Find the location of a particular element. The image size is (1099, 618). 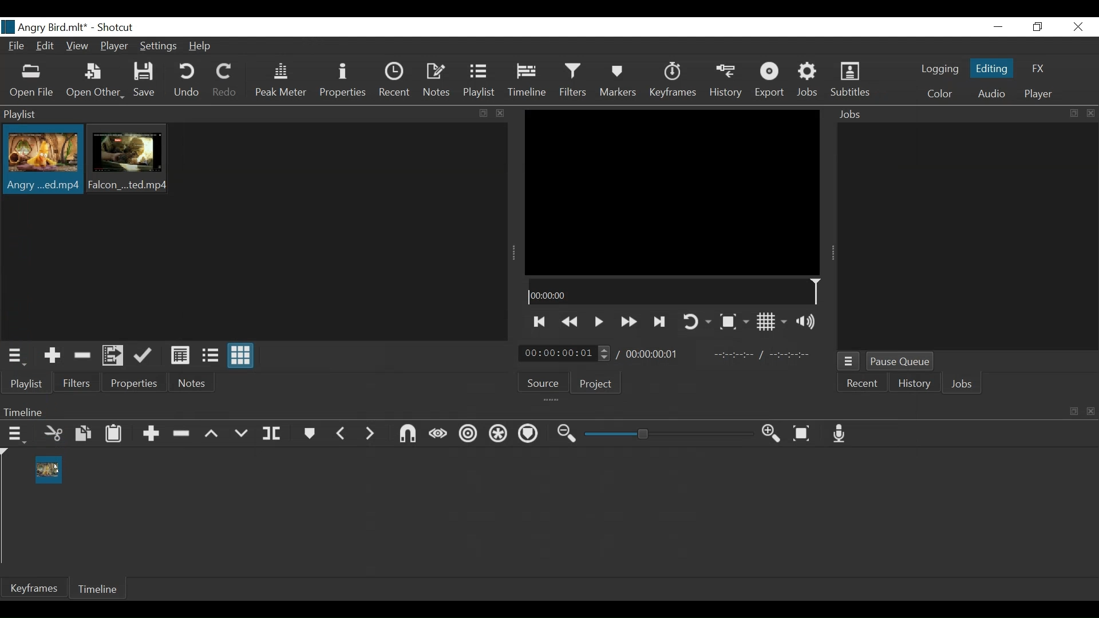

Copy is located at coordinates (85, 434).